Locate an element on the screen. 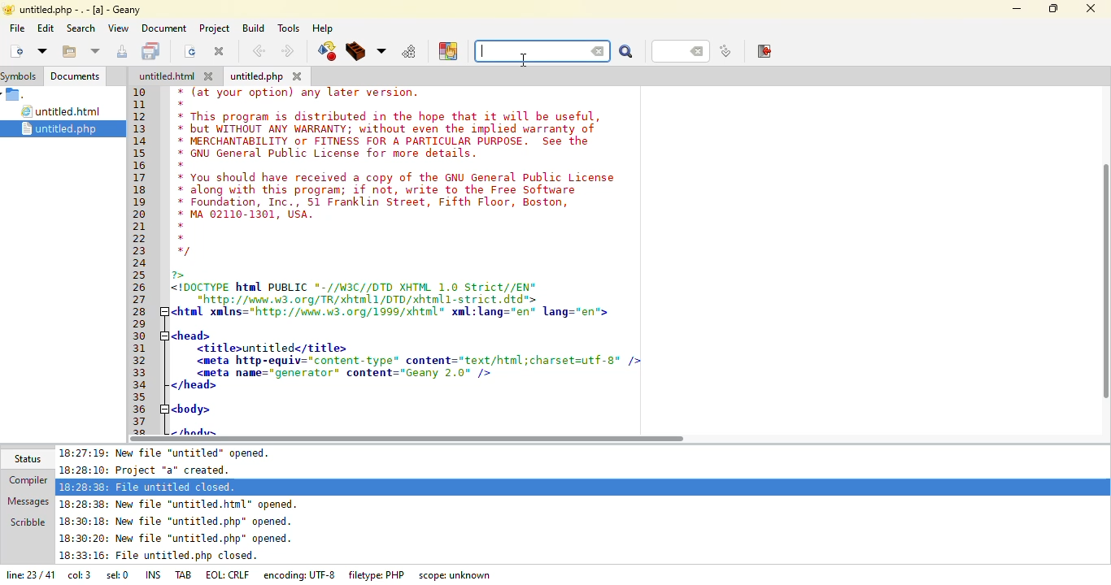 The image size is (1111, 585). build is located at coordinates (251, 28).